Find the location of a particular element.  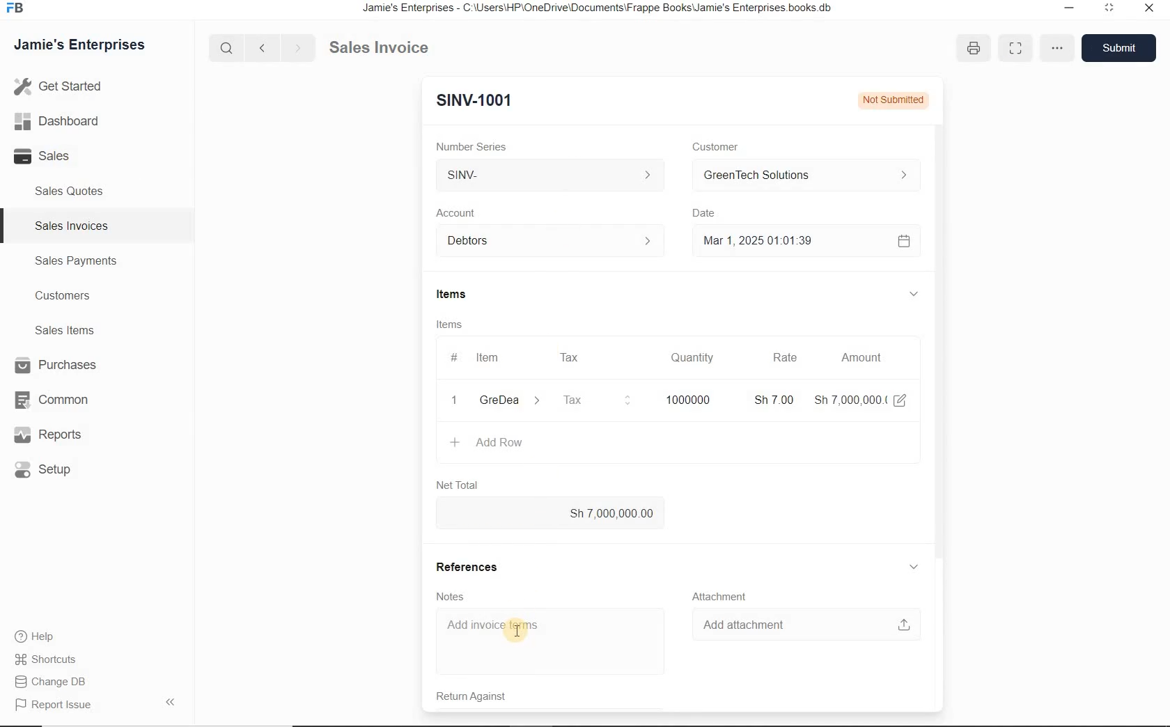

SINV- is located at coordinates (553, 177).